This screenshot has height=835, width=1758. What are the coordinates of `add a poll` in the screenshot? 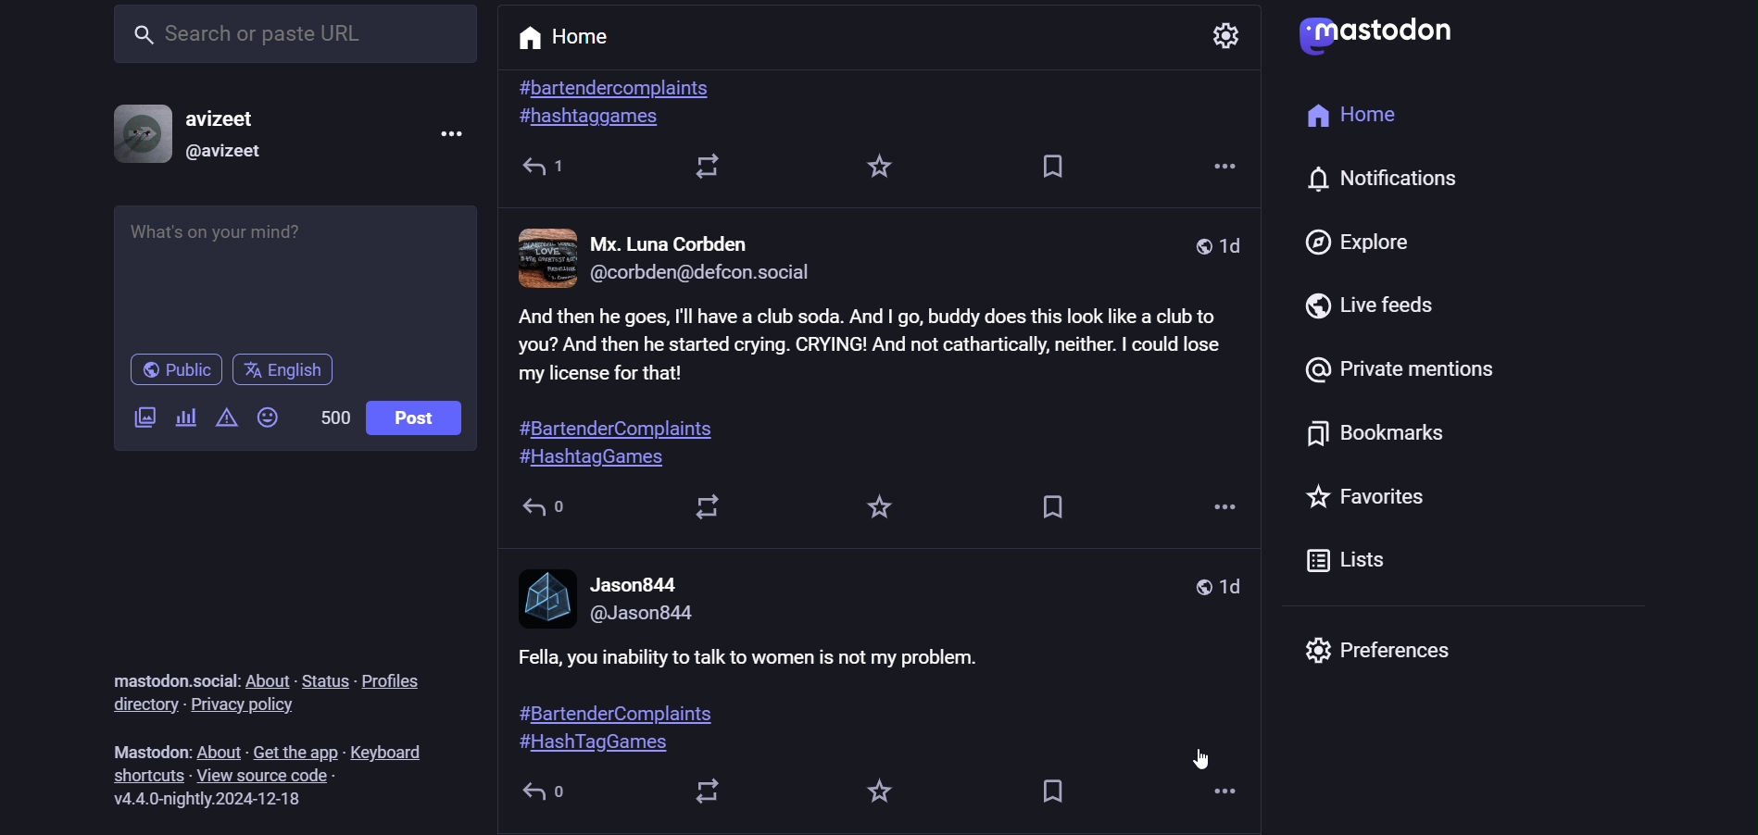 It's located at (185, 418).